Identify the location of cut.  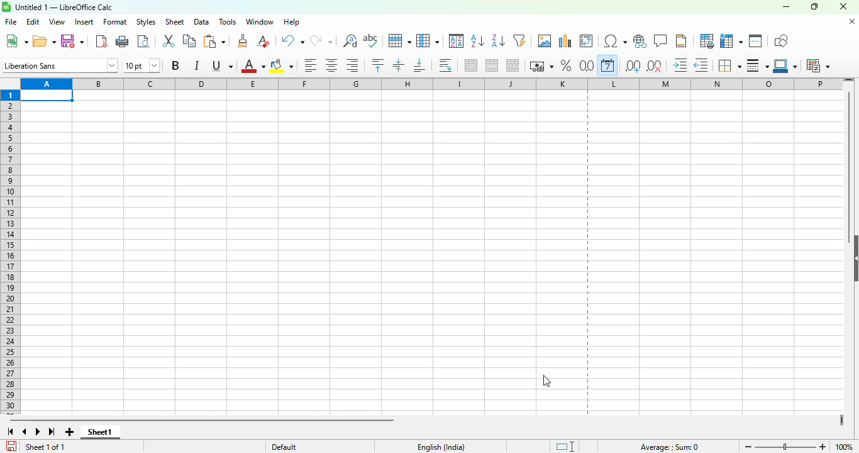
(169, 40).